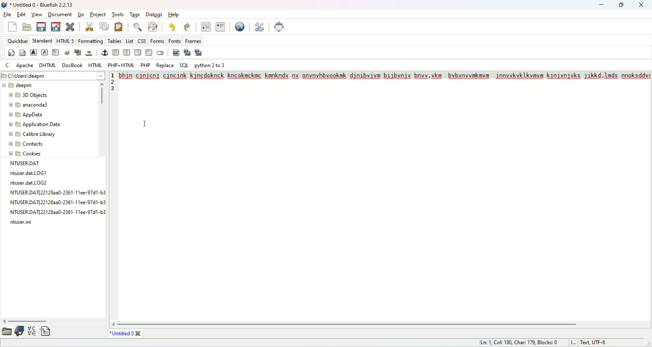 The width and height of the screenshot is (652, 347). Describe the element at coordinates (518, 342) in the screenshot. I see `ln, col, char, blocks` at that location.